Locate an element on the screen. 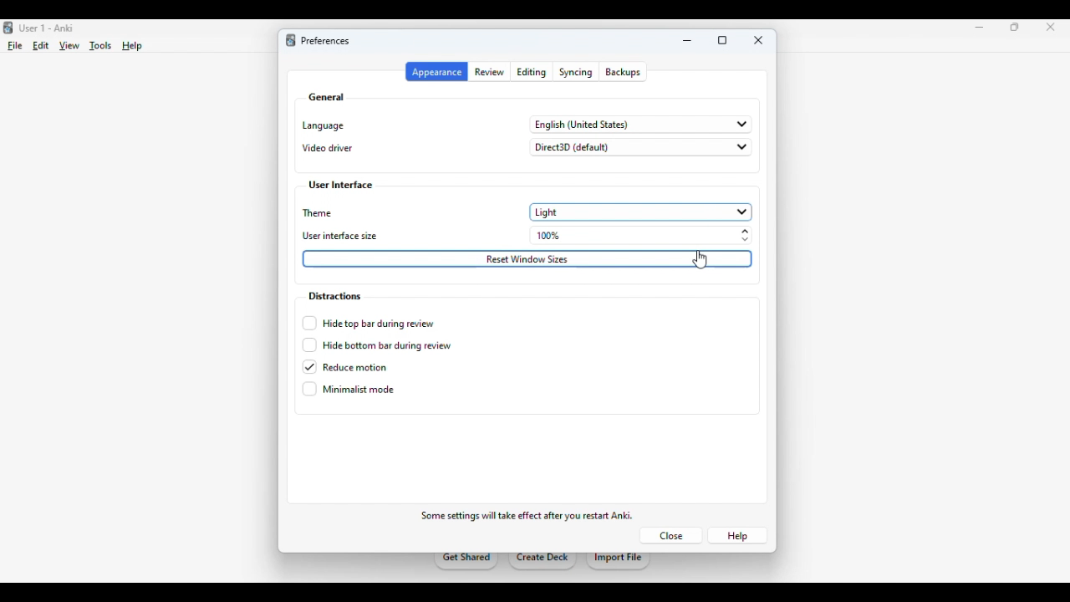 The image size is (1070, 602). general is located at coordinates (326, 97).